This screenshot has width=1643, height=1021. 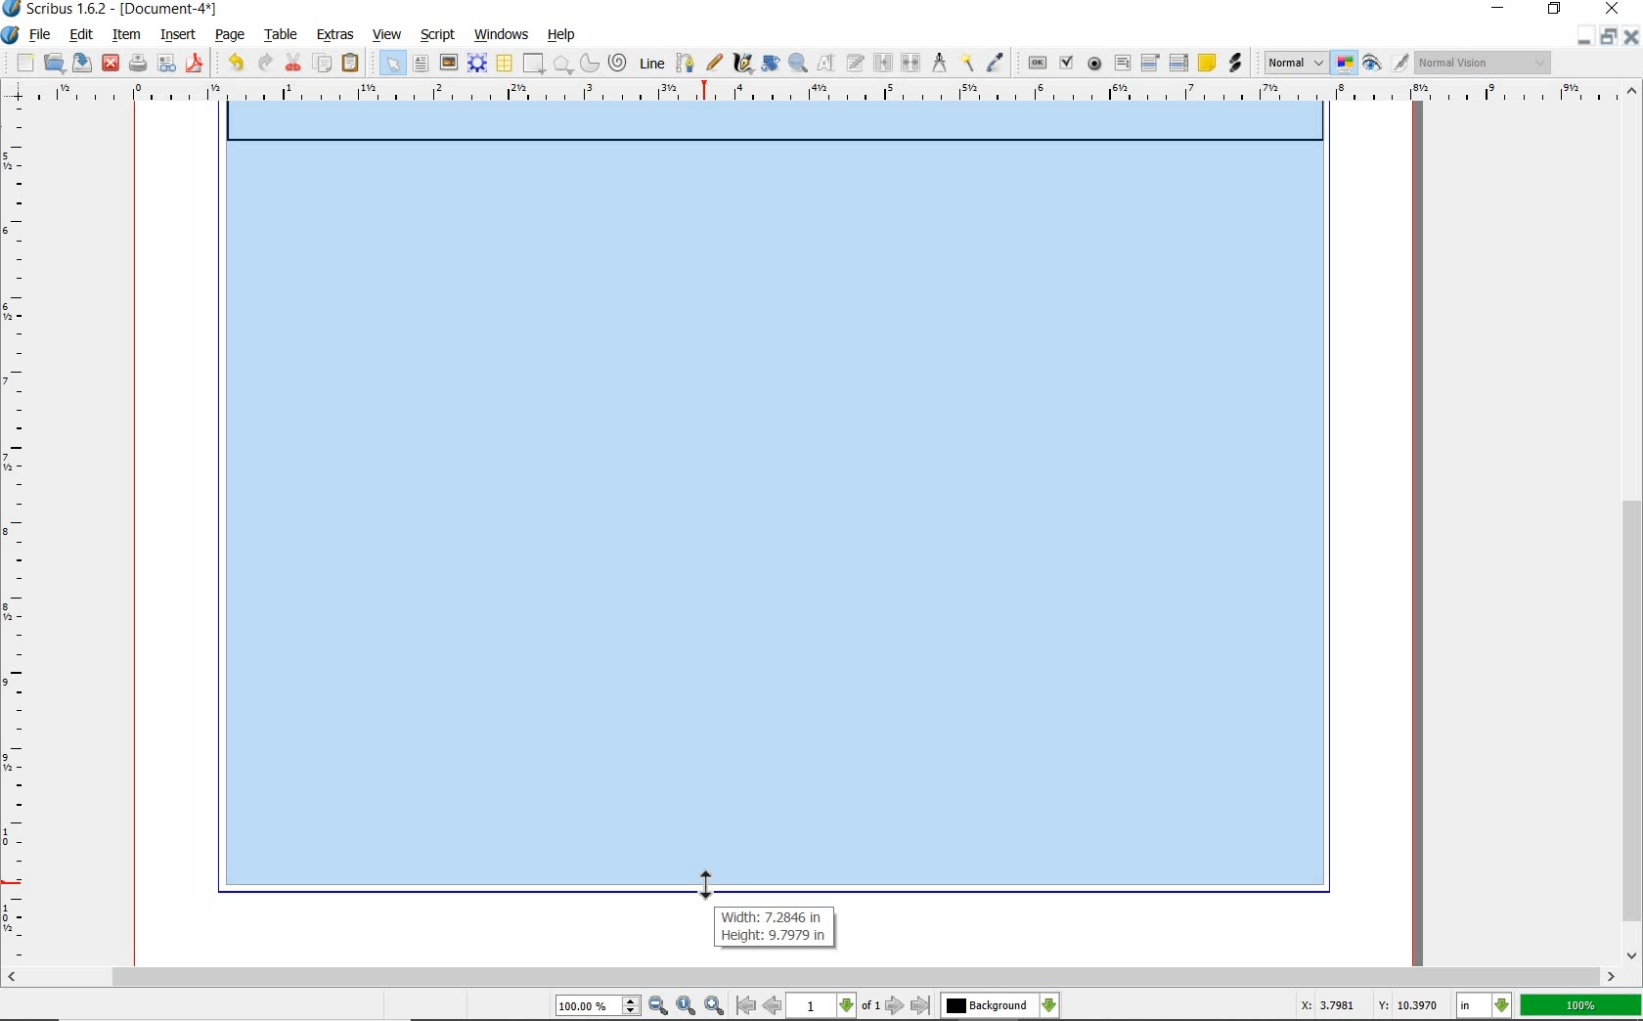 I want to click on text annotation, so click(x=1207, y=63).